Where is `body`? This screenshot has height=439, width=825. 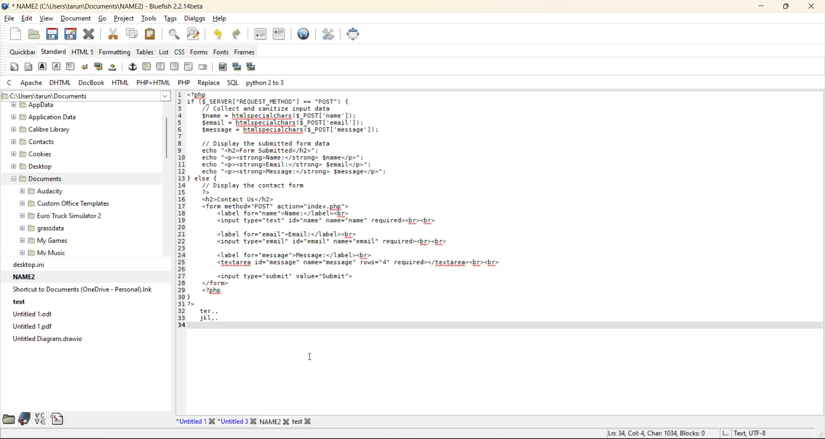
body is located at coordinates (27, 66).